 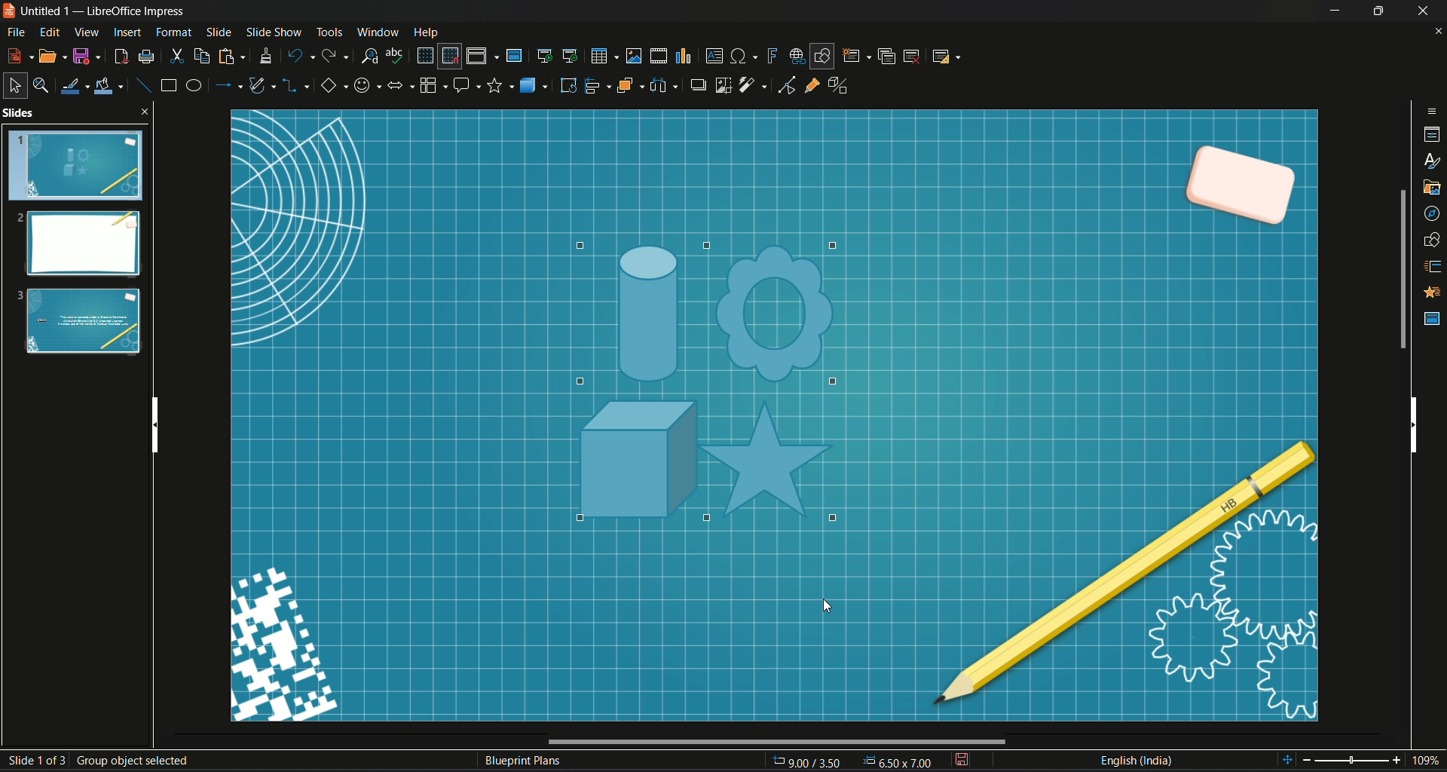 I want to click on duplicate slide, so click(x=887, y=56).